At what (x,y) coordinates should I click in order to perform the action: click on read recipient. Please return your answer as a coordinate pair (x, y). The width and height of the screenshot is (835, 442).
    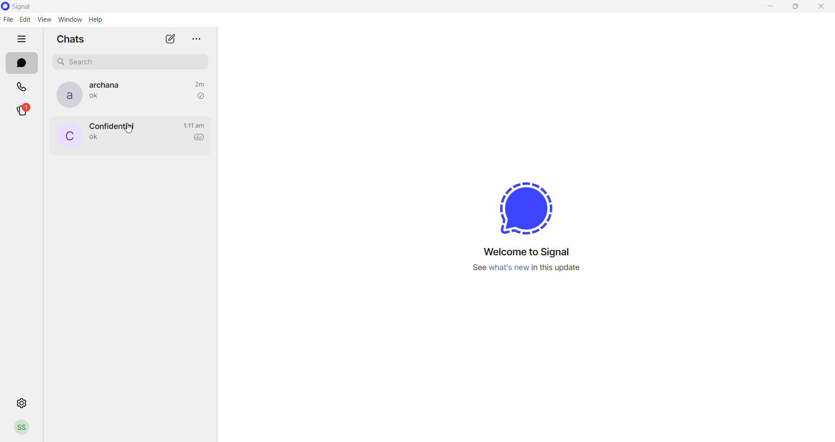
    Looking at the image, I should click on (200, 96).